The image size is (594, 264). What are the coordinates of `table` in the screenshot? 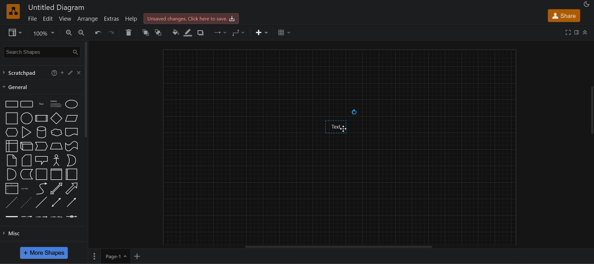 It's located at (284, 33).